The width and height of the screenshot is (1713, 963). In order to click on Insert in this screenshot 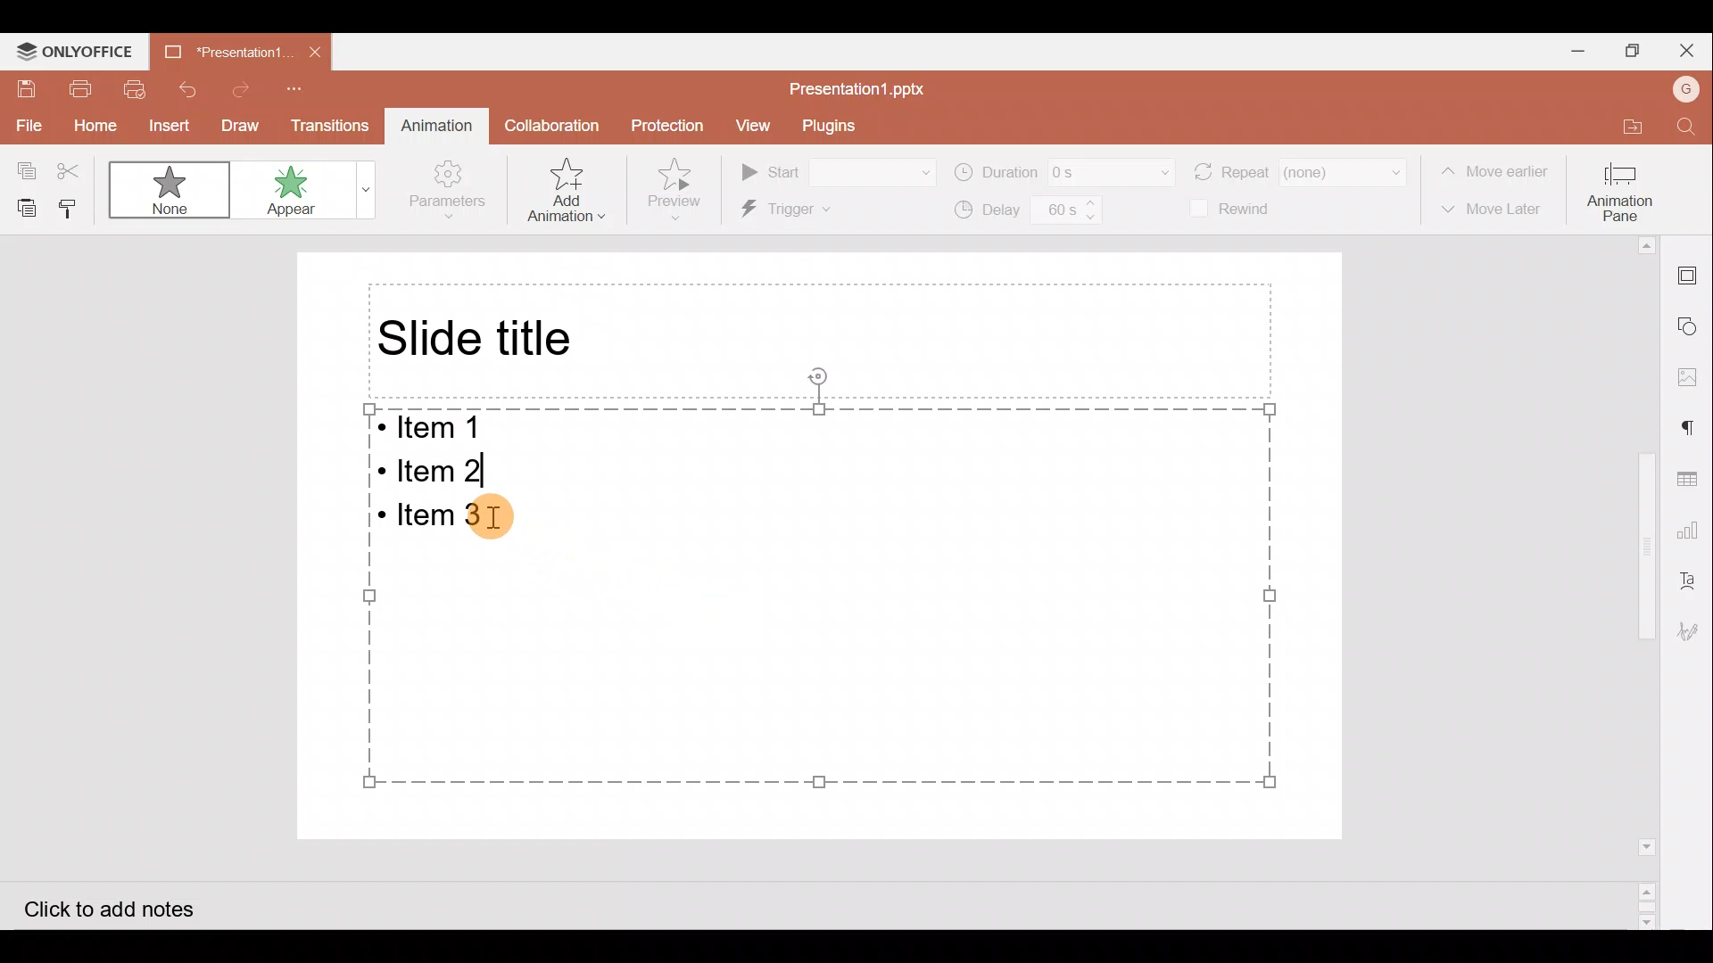, I will do `click(164, 123)`.